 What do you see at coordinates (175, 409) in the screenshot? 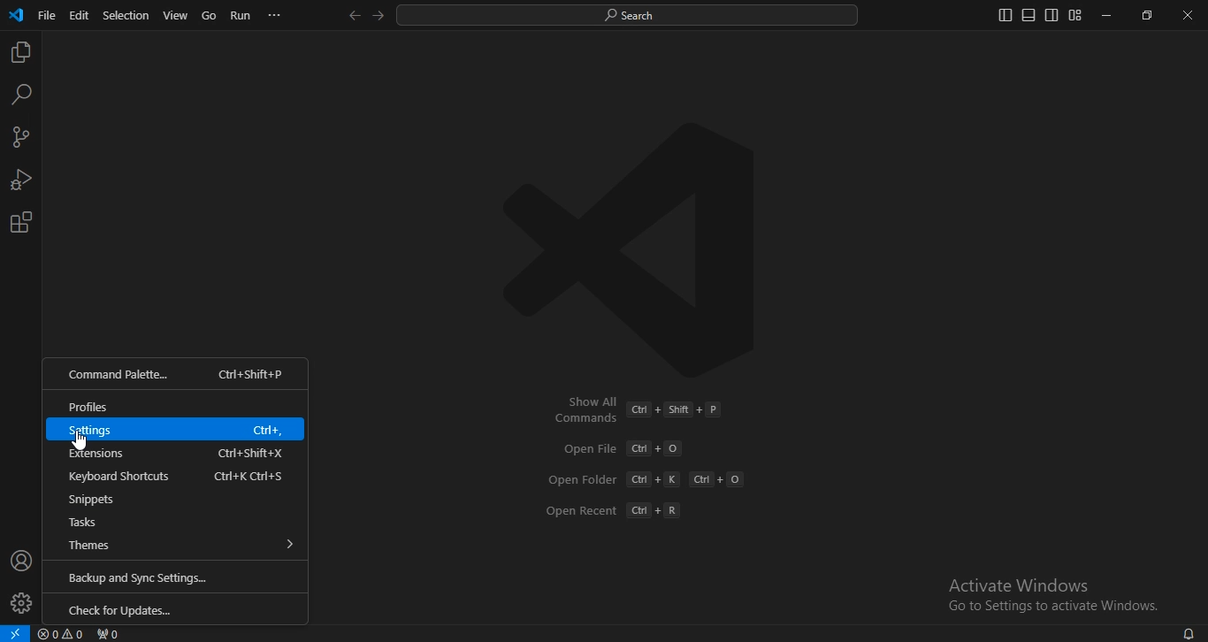
I see `profiles` at bounding box center [175, 409].